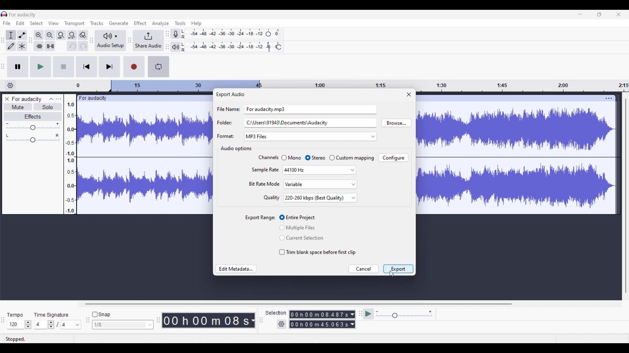  What do you see at coordinates (36, 23) in the screenshot?
I see `Select menu` at bounding box center [36, 23].